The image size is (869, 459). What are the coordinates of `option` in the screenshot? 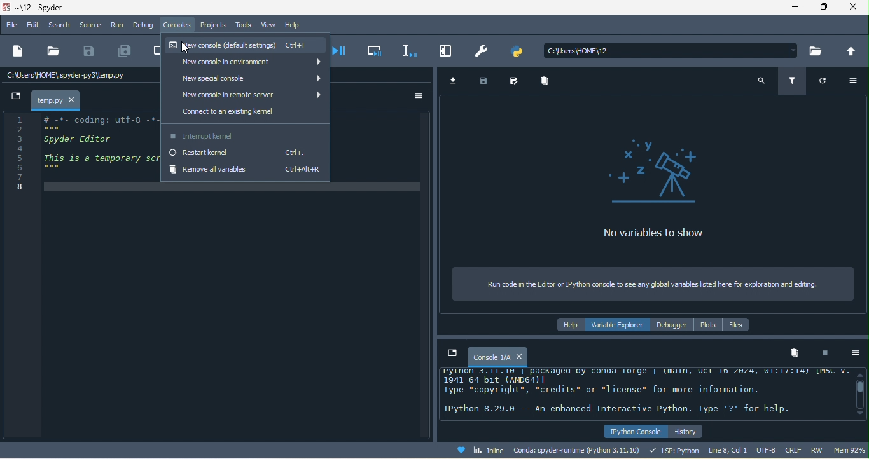 It's located at (856, 81).